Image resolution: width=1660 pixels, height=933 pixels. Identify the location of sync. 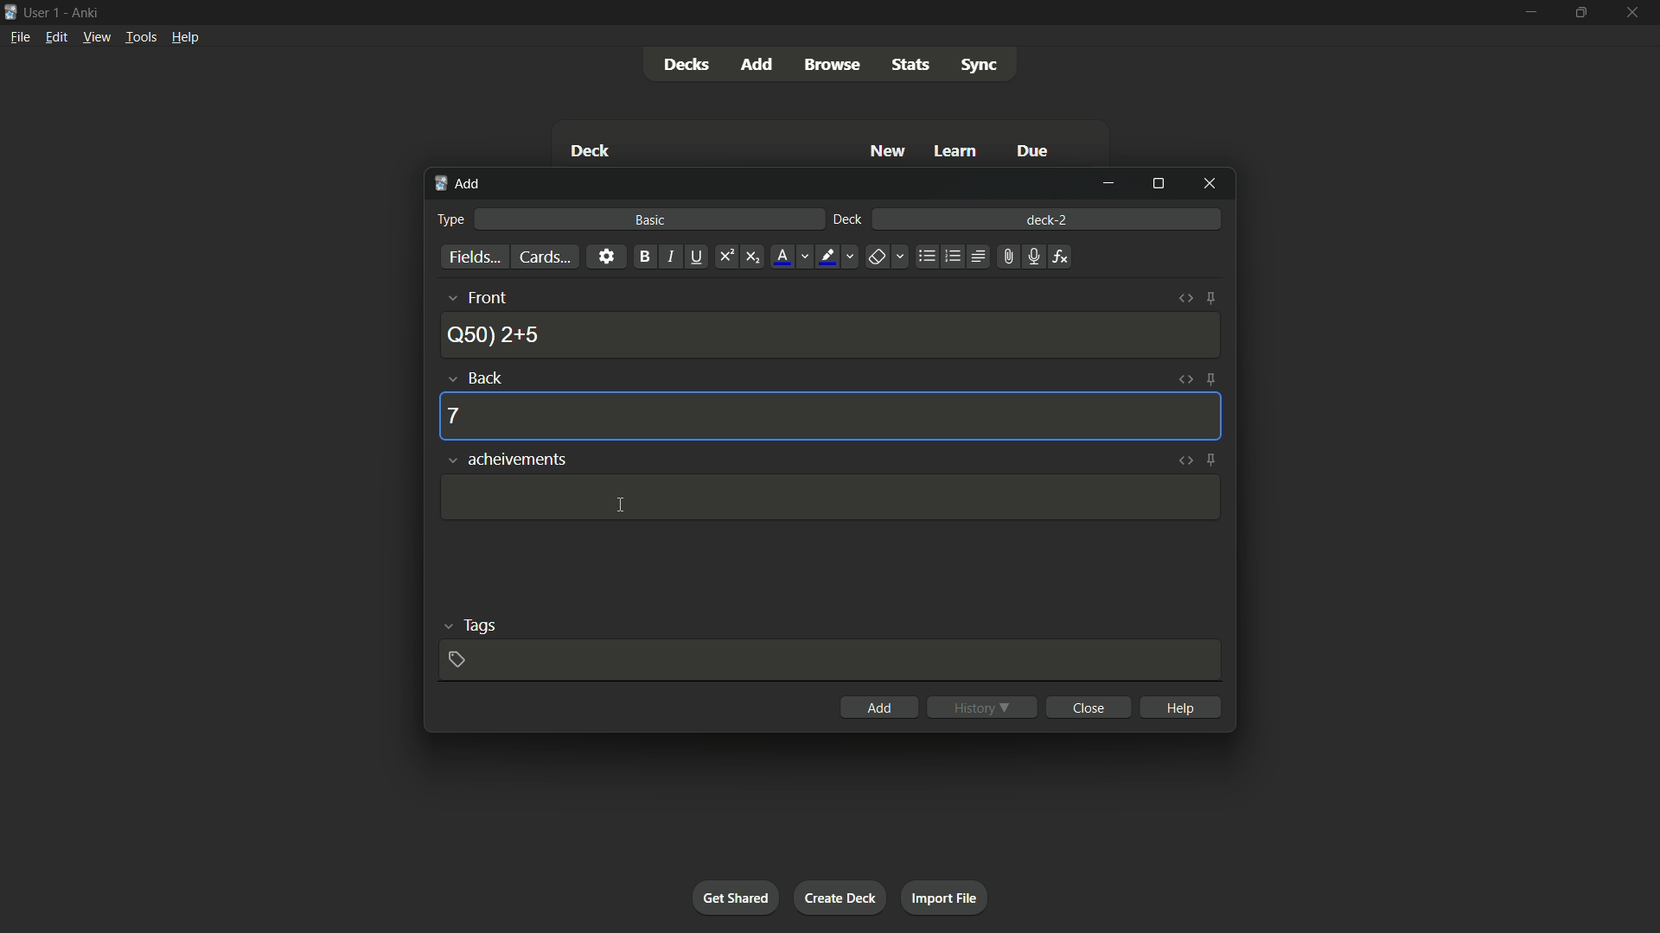
(981, 66).